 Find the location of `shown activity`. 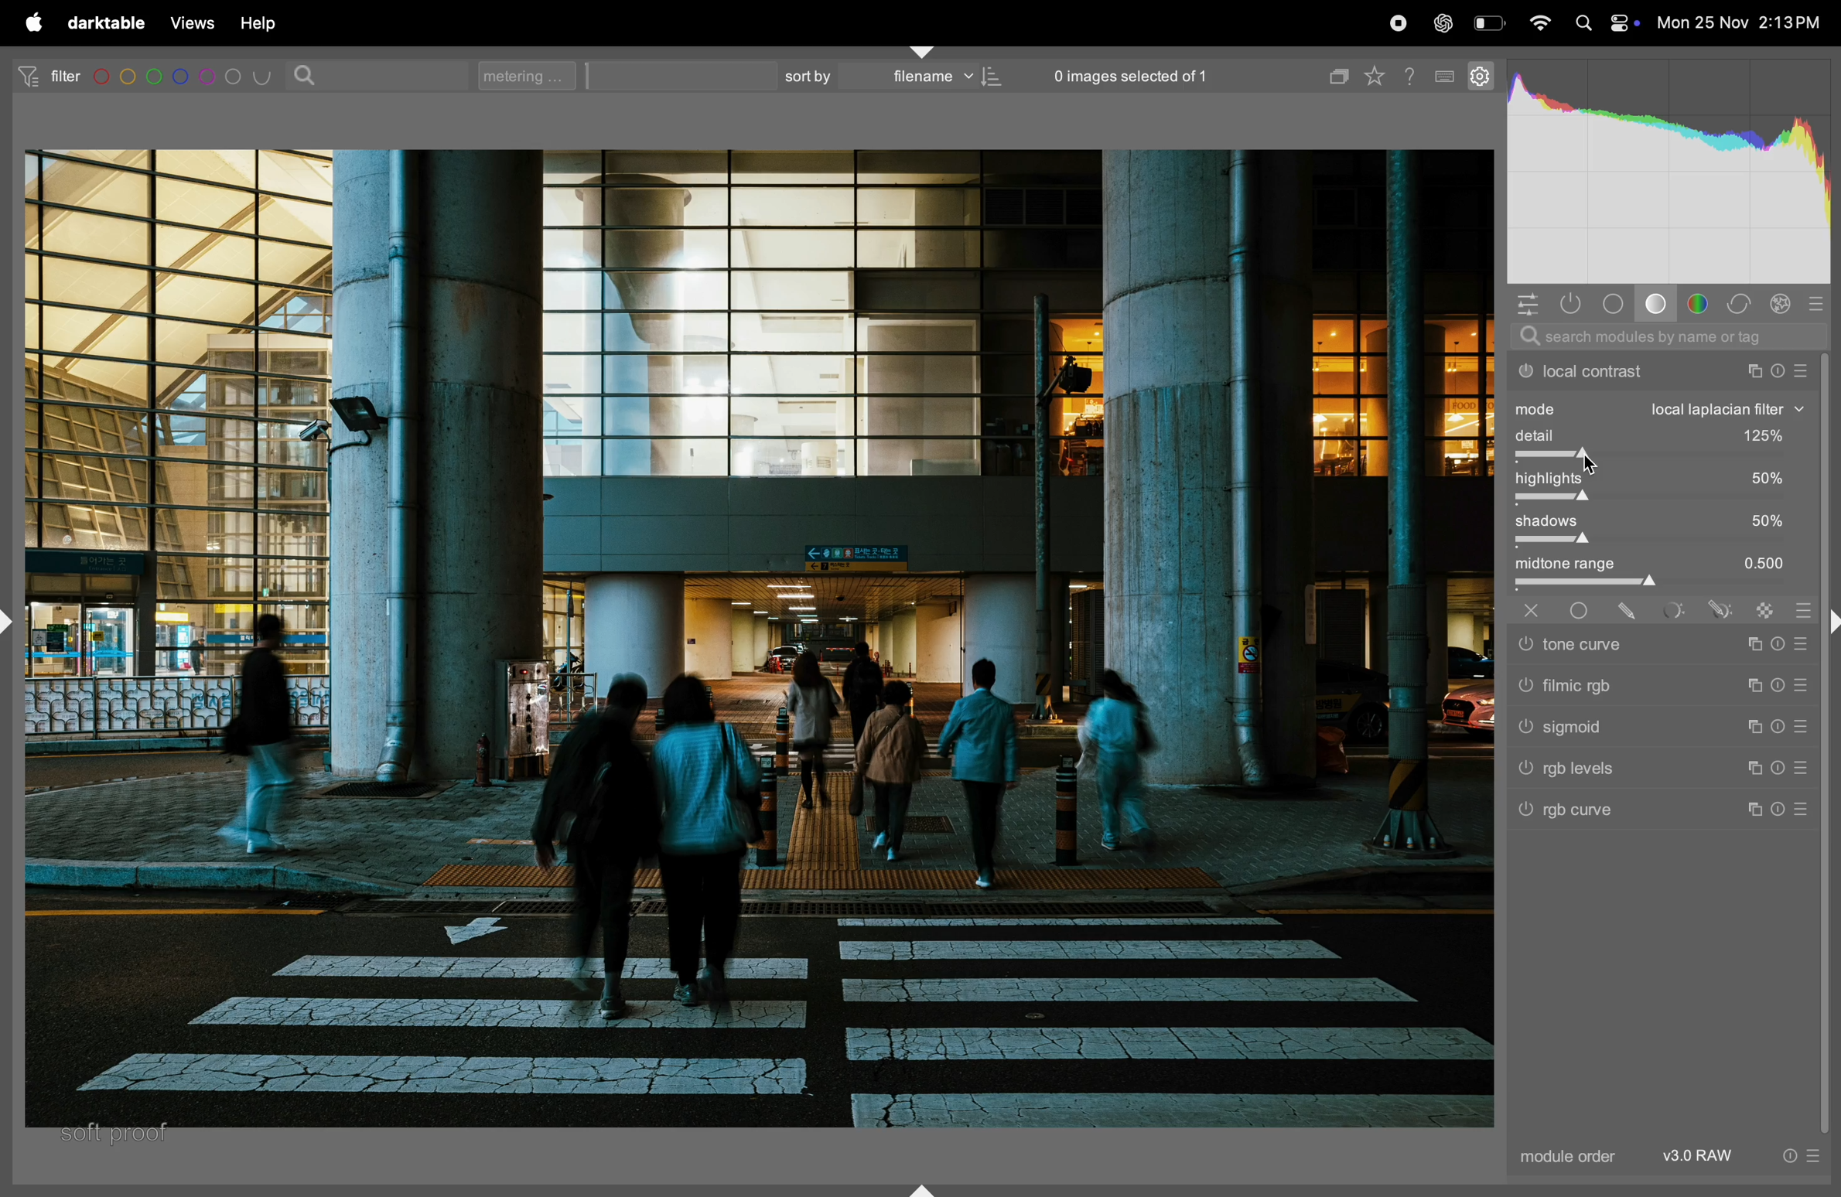

shown activity is located at coordinates (1576, 305).